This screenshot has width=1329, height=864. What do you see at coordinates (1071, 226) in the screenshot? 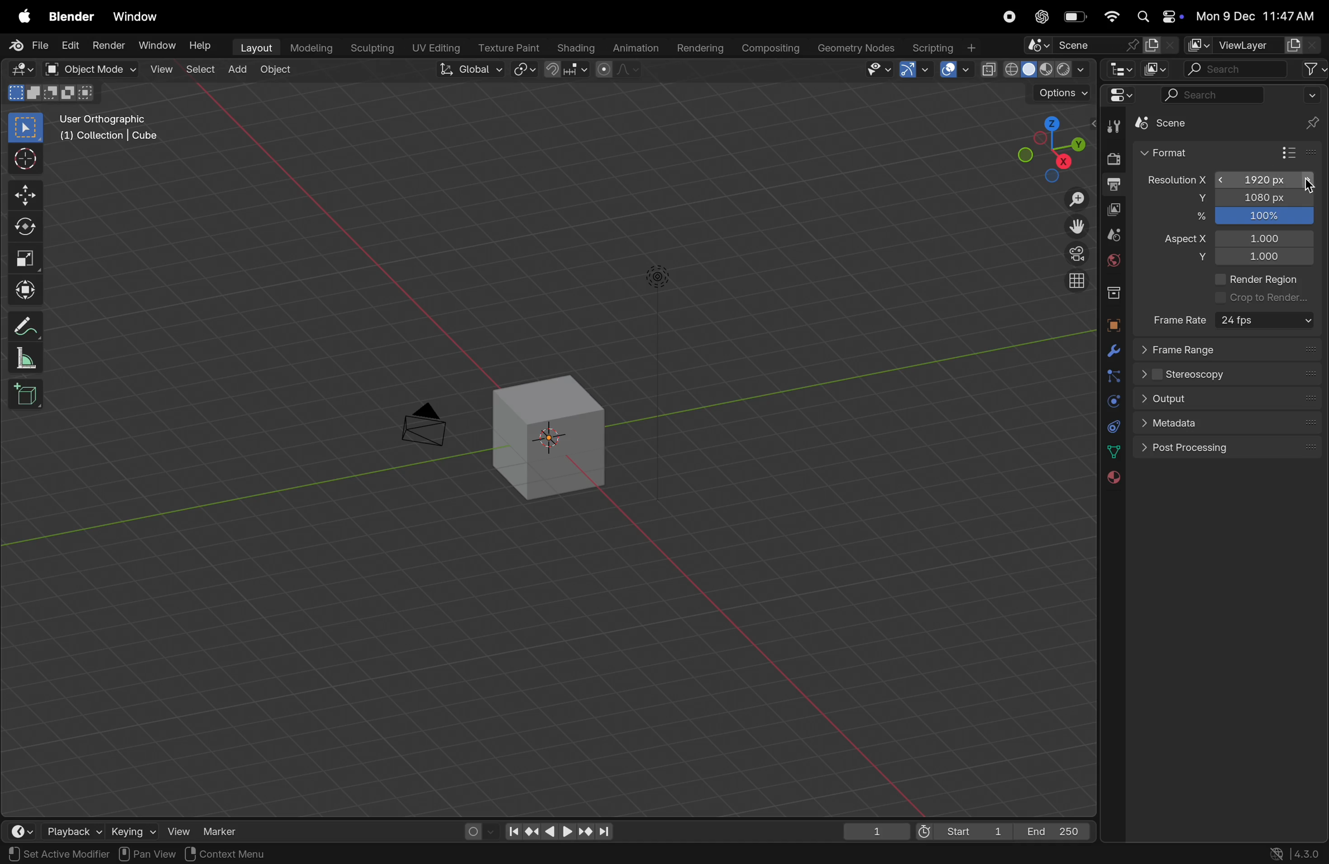
I see `move the view` at bounding box center [1071, 226].